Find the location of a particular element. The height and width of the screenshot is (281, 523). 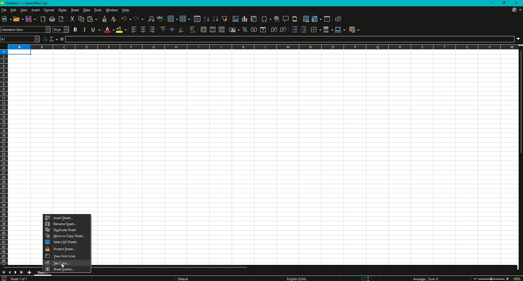

Clone Formatting is located at coordinates (105, 19).